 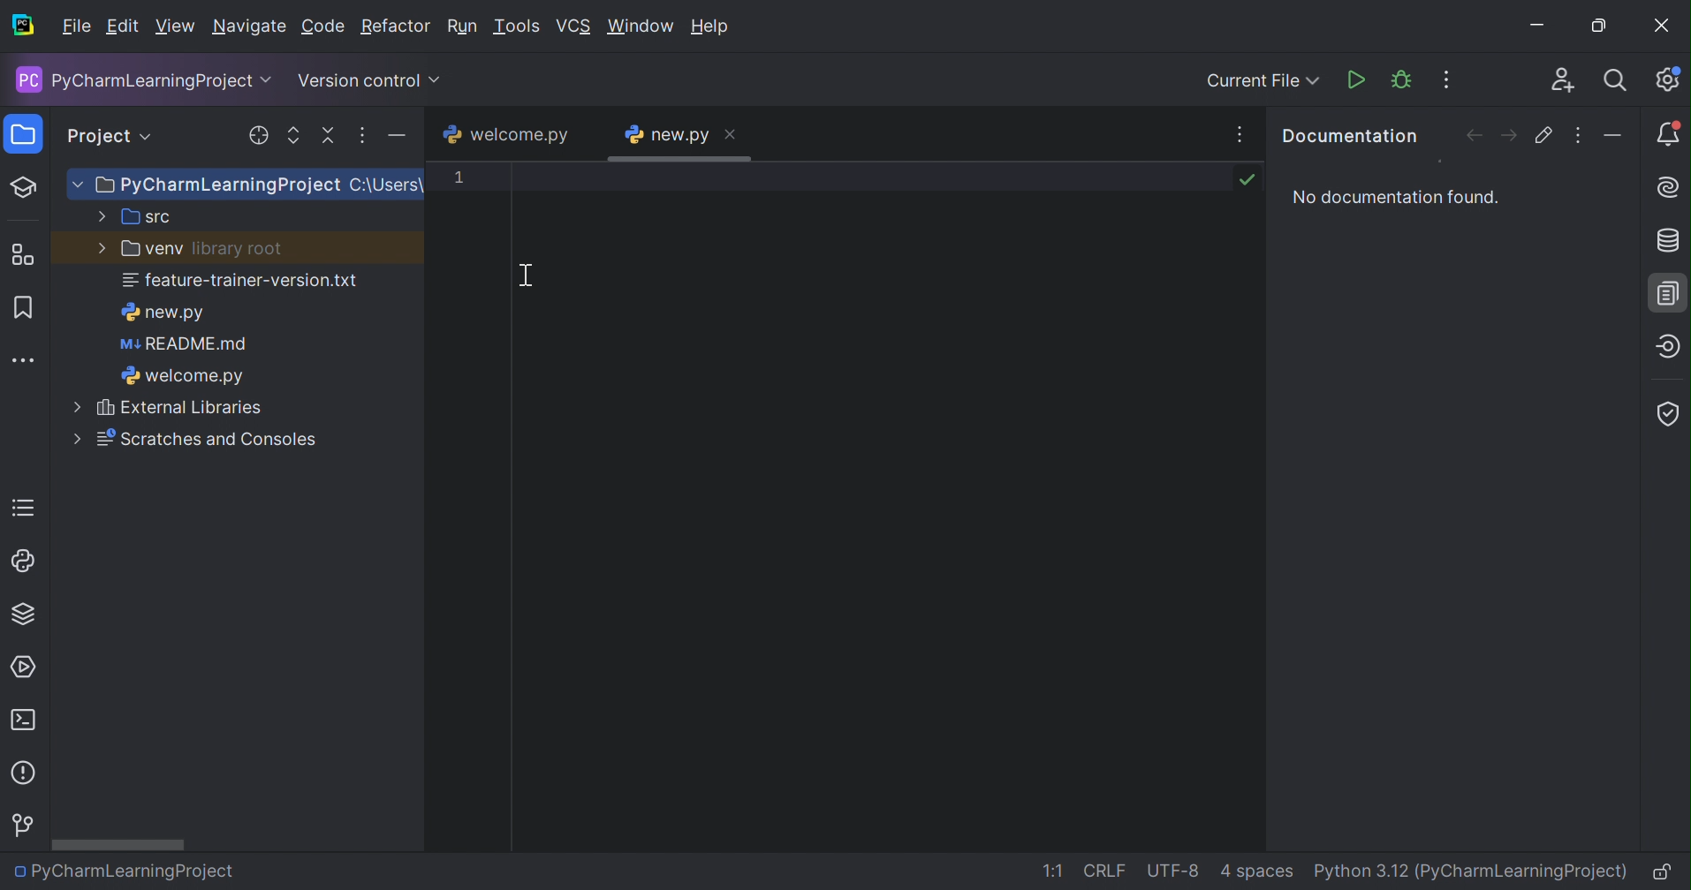 What do you see at coordinates (167, 408) in the screenshot?
I see `External Libraries` at bounding box center [167, 408].